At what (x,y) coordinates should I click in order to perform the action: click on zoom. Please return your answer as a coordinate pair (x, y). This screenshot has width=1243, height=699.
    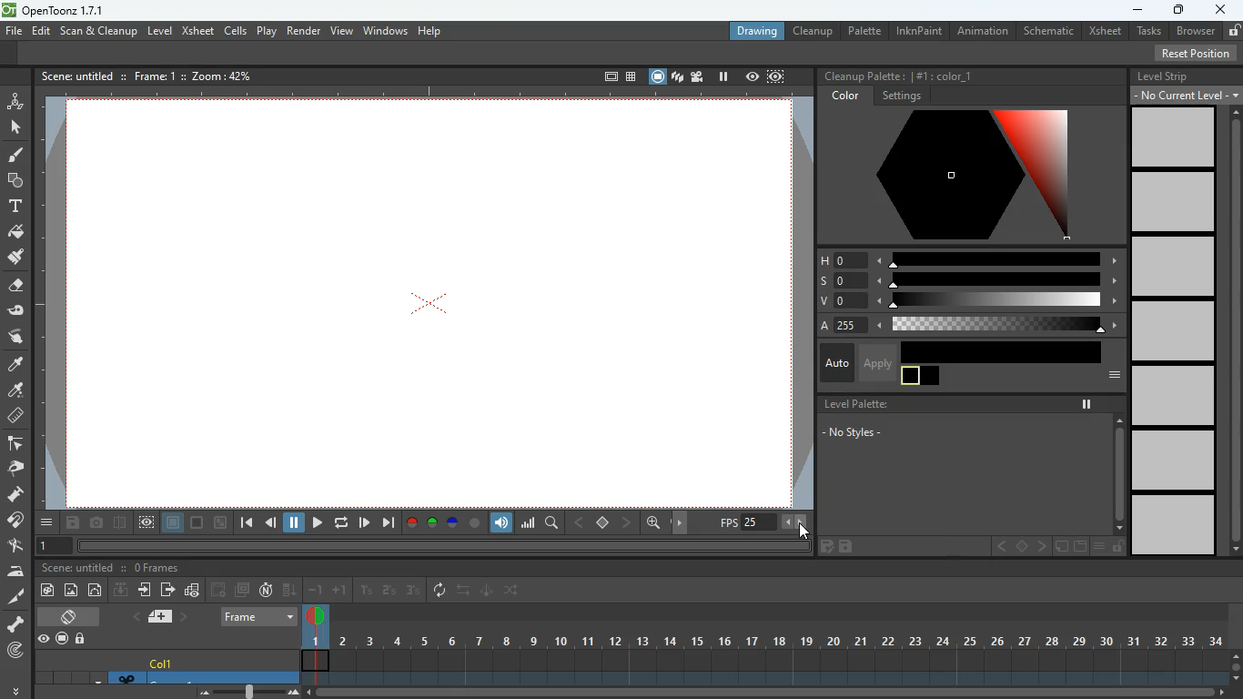
    Looking at the image, I should click on (654, 522).